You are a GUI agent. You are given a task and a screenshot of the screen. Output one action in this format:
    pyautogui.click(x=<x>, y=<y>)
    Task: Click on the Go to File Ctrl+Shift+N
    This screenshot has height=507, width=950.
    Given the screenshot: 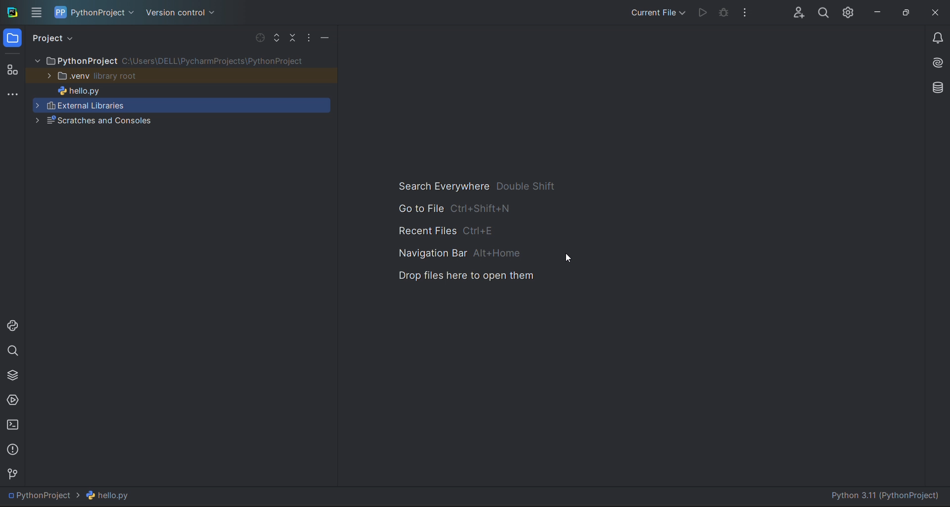 What is the action you would take?
    pyautogui.click(x=443, y=206)
    